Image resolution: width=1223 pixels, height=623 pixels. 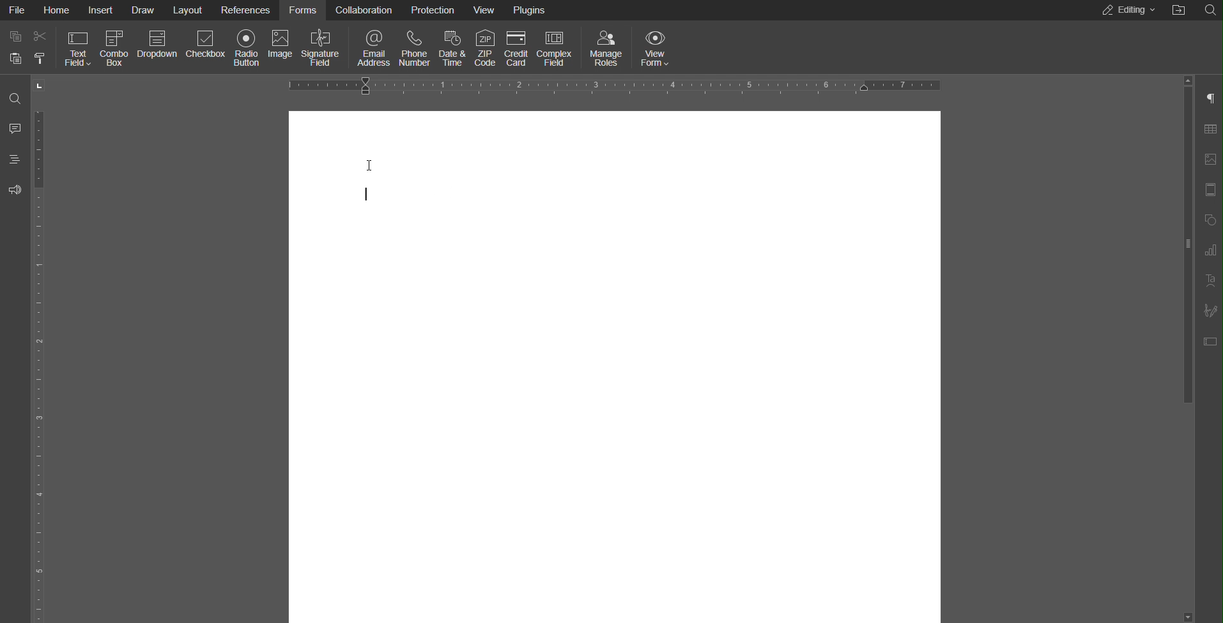 I want to click on Checkbox , so click(x=205, y=47).